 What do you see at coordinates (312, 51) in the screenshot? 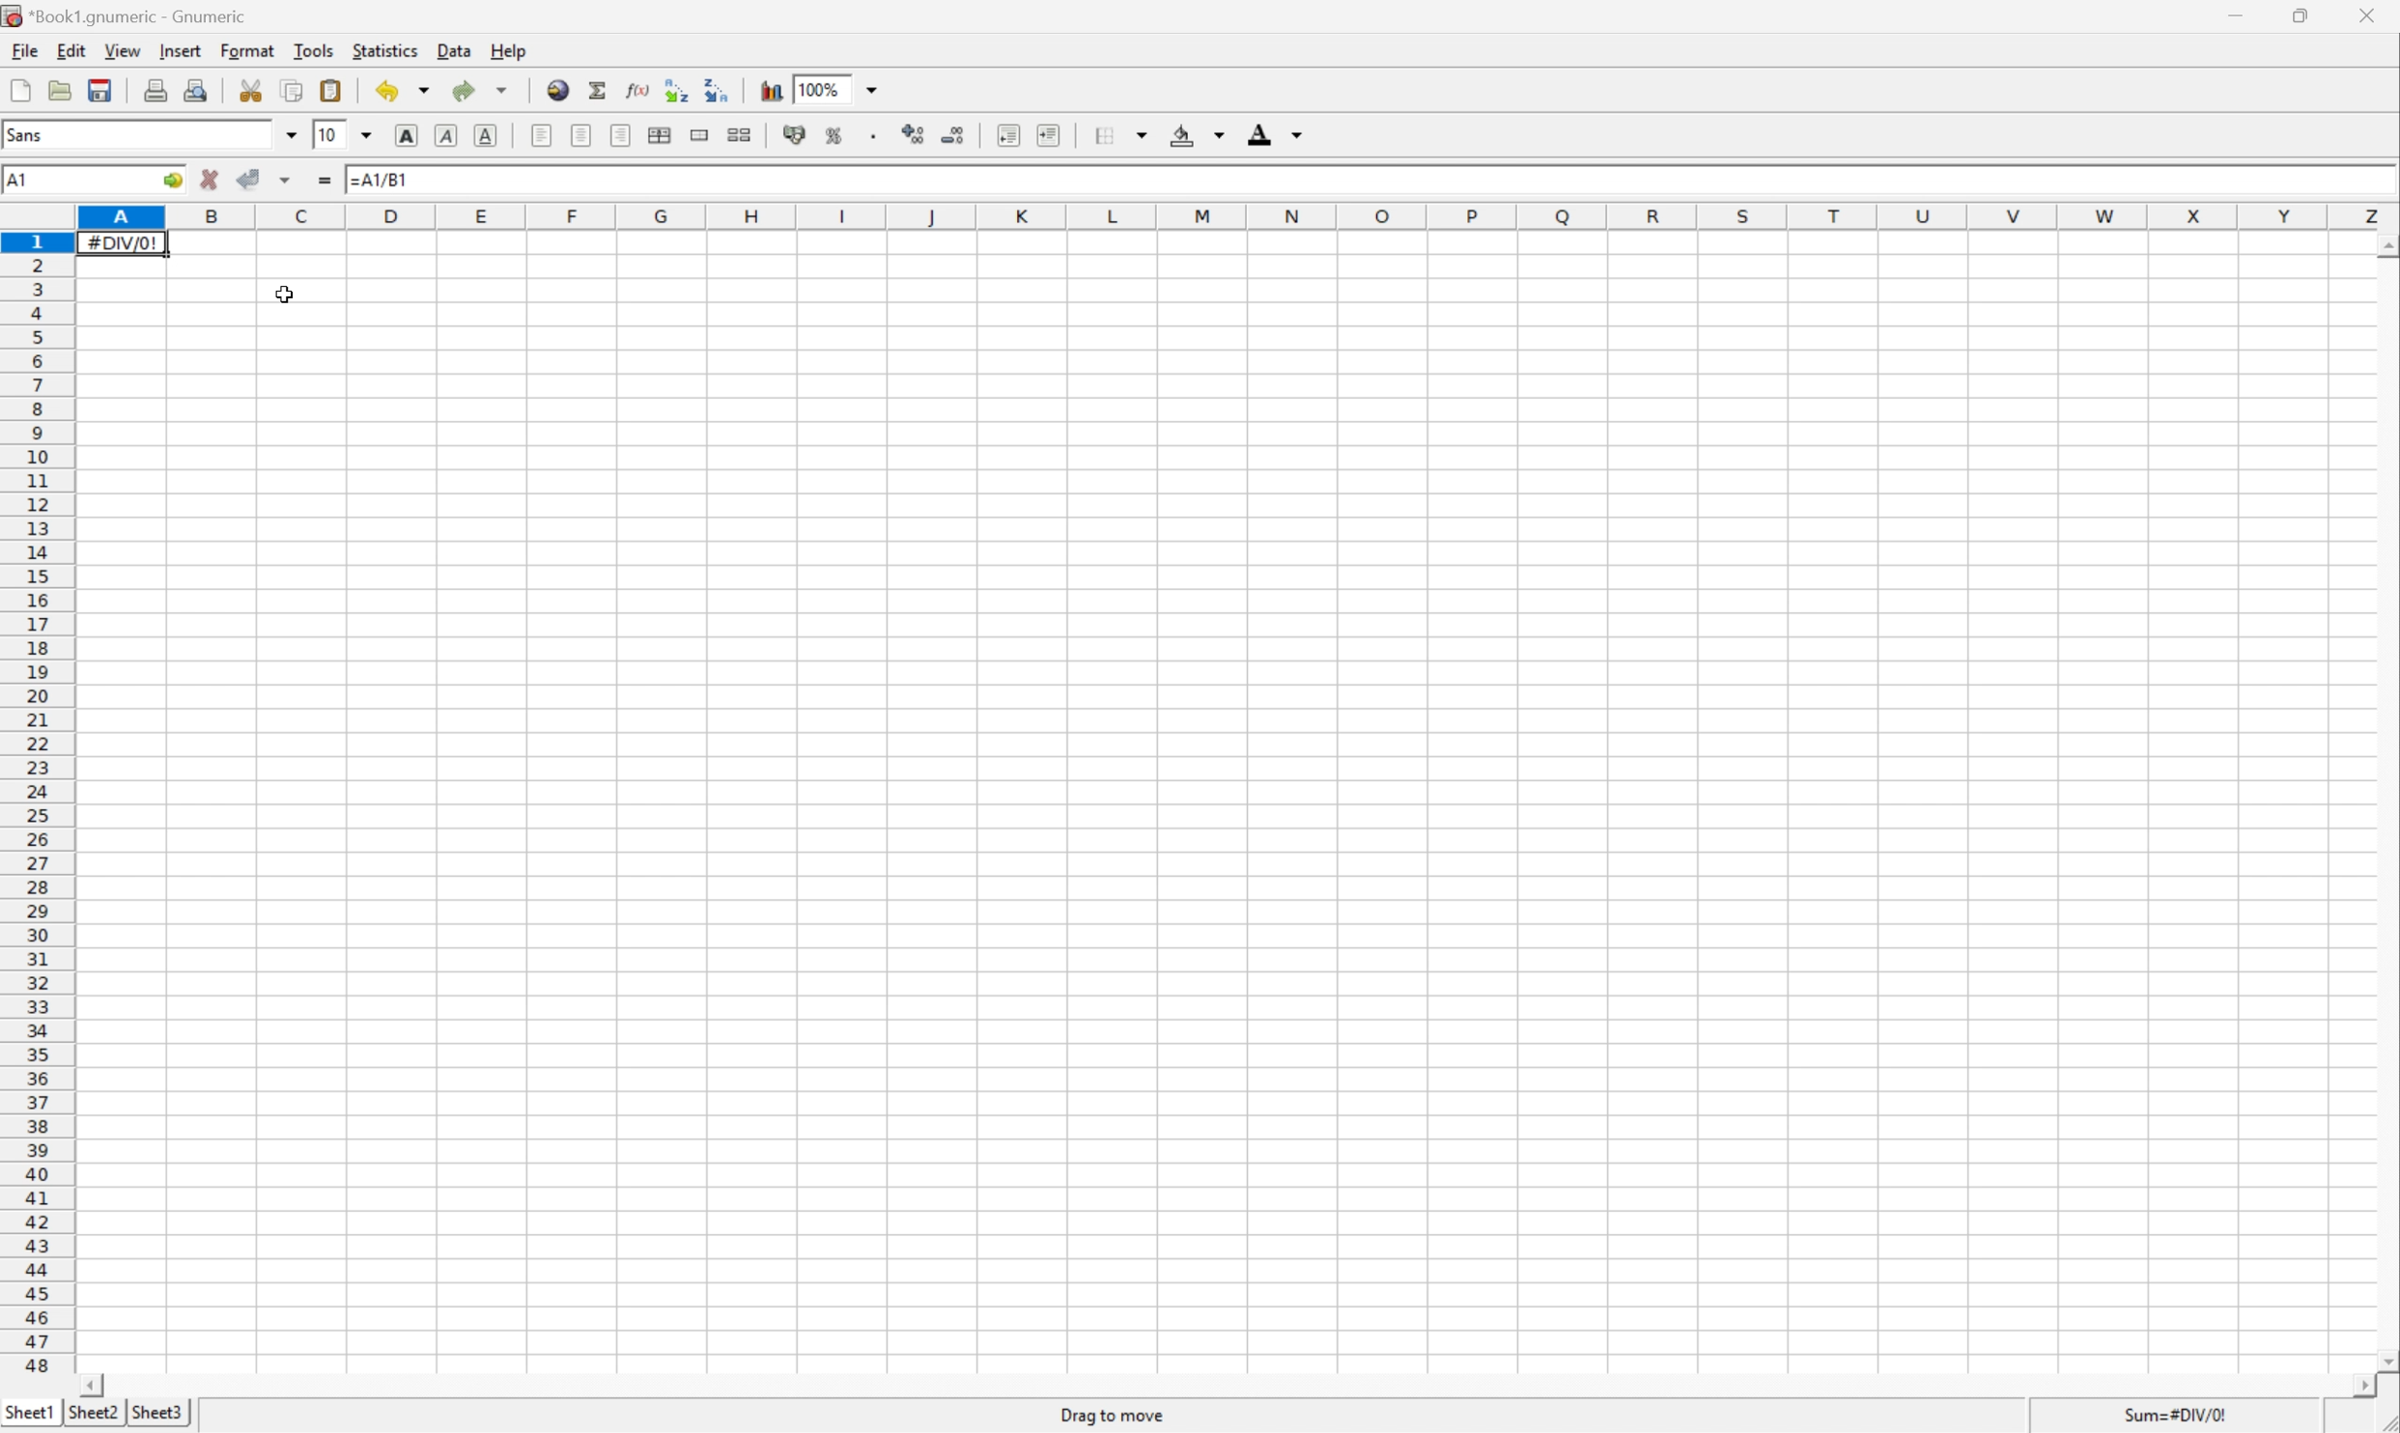
I see `Tools` at bounding box center [312, 51].